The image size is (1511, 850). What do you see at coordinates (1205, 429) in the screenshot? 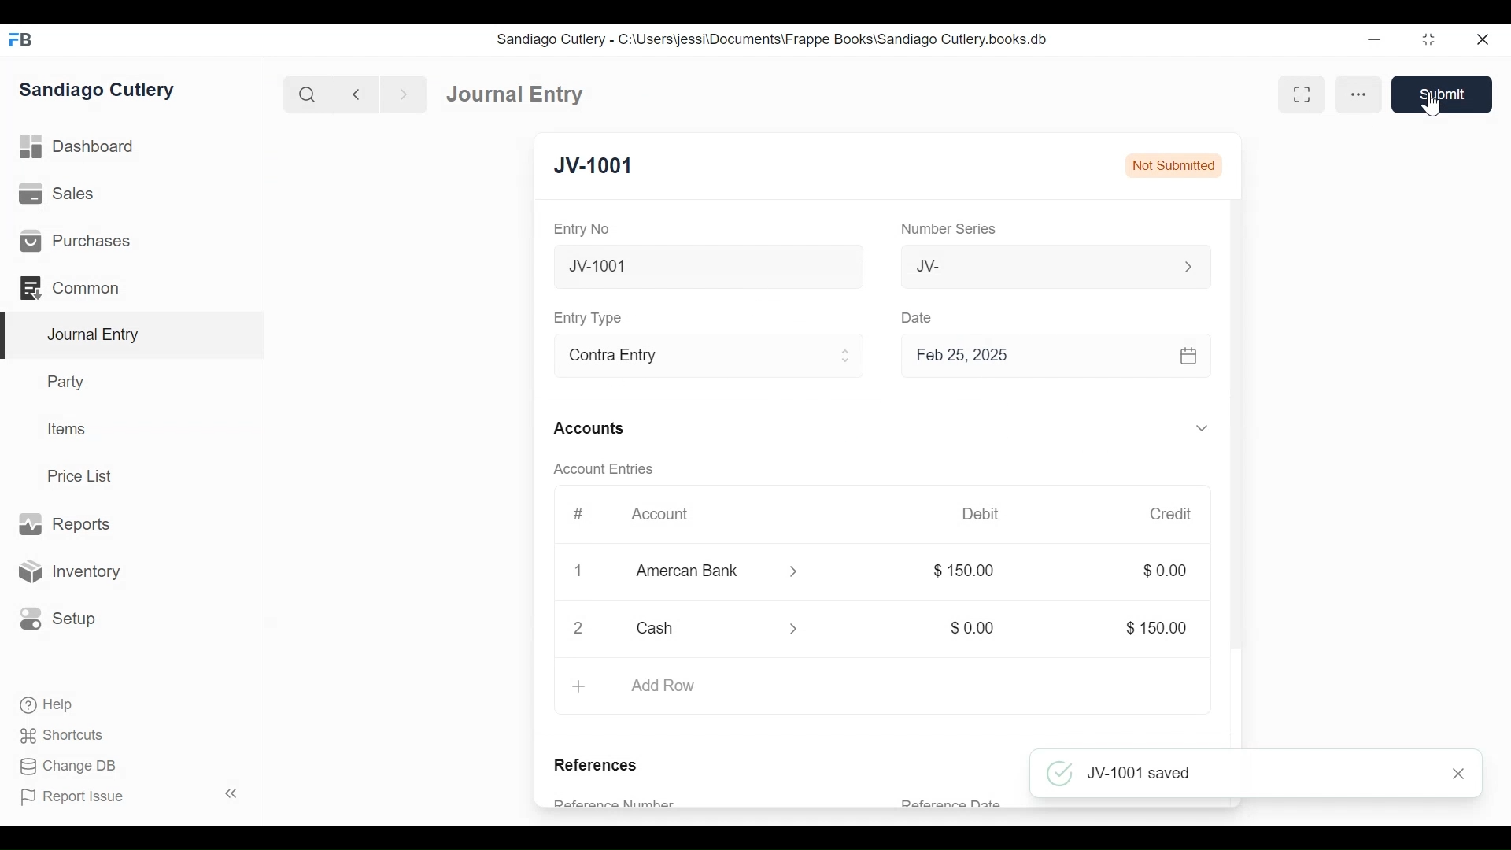
I see `Expand` at bounding box center [1205, 429].